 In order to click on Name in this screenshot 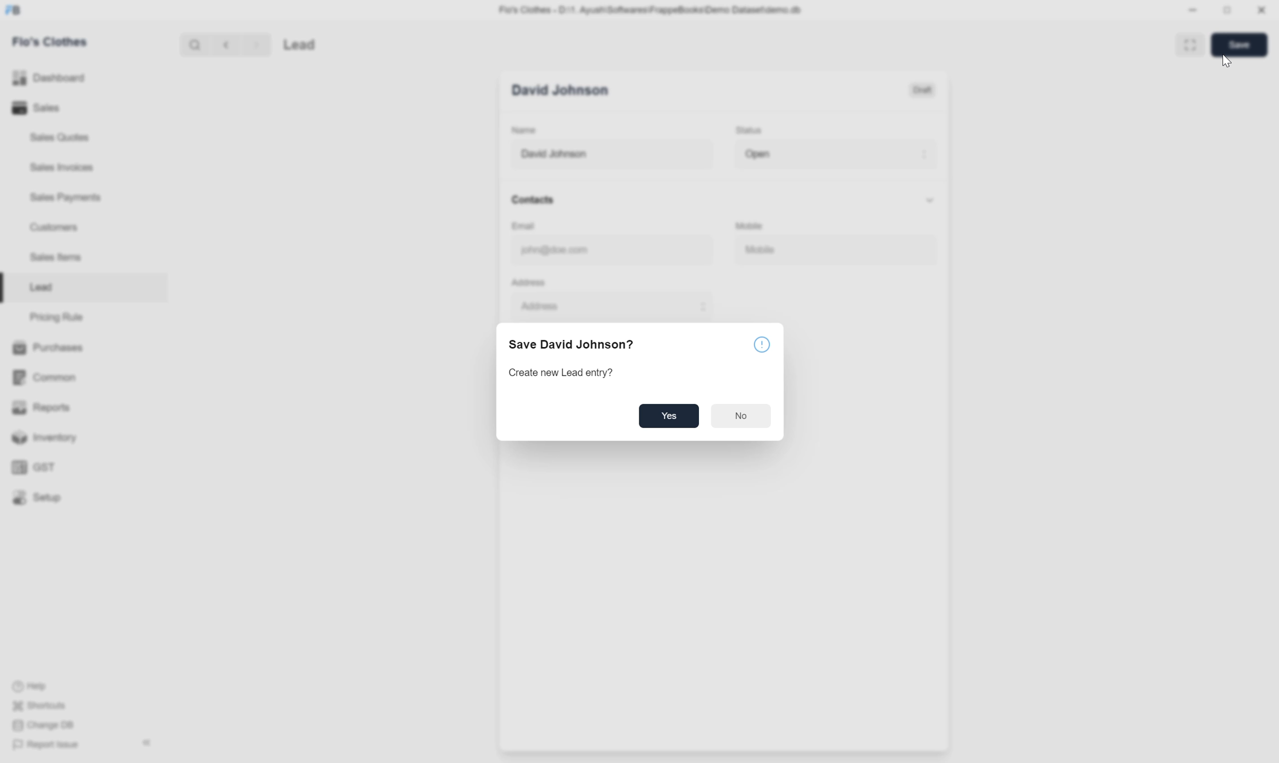, I will do `click(524, 131)`.